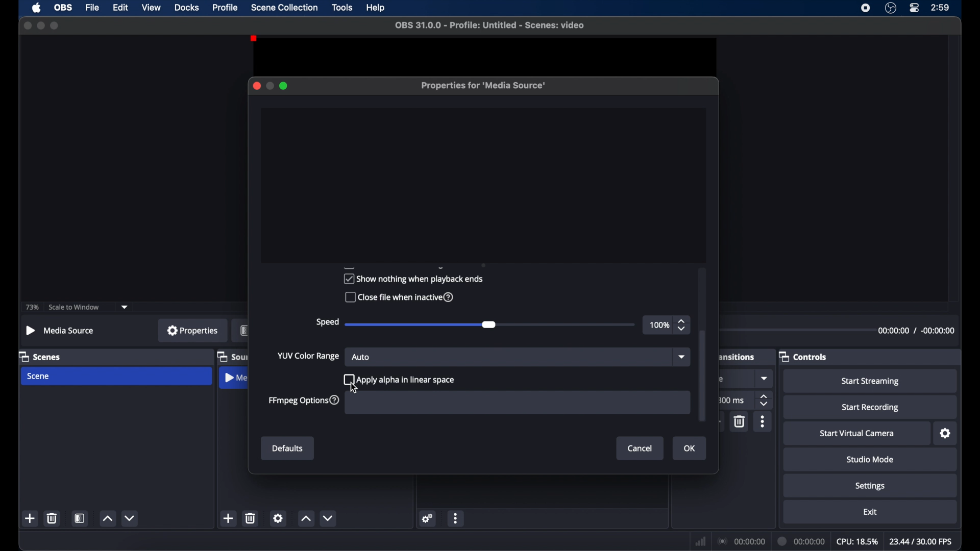  Describe the element at coordinates (361, 357) in the screenshot. I see `auto` at that location.